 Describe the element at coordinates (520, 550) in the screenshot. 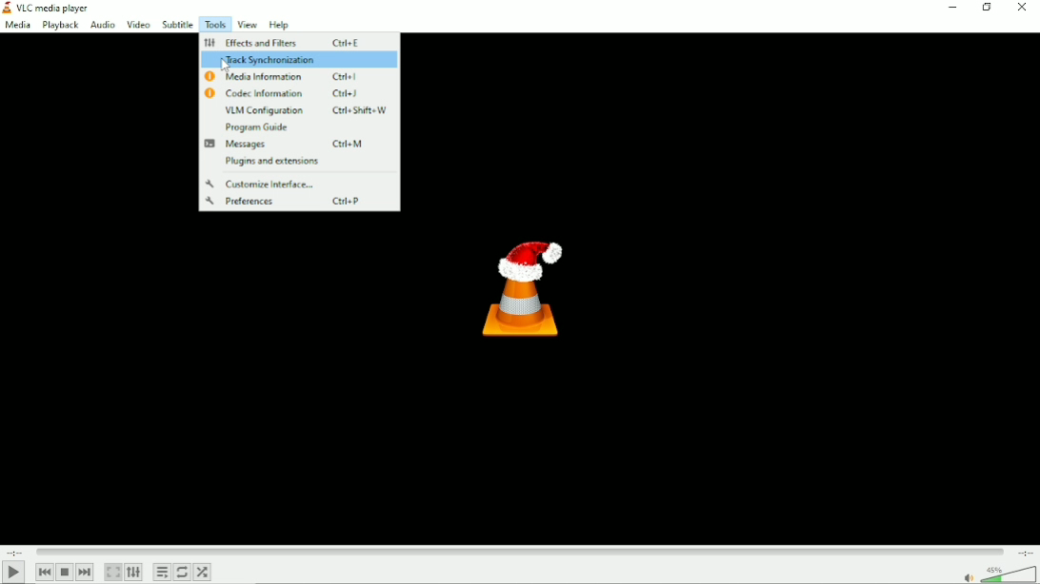

I see `Play duration` at that location.